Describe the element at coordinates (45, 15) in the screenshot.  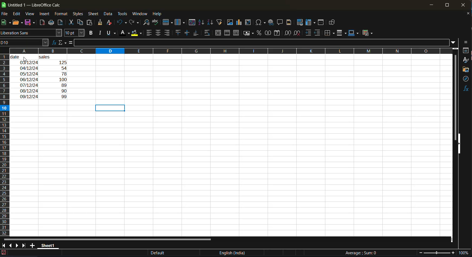
I see `insert` at that location.